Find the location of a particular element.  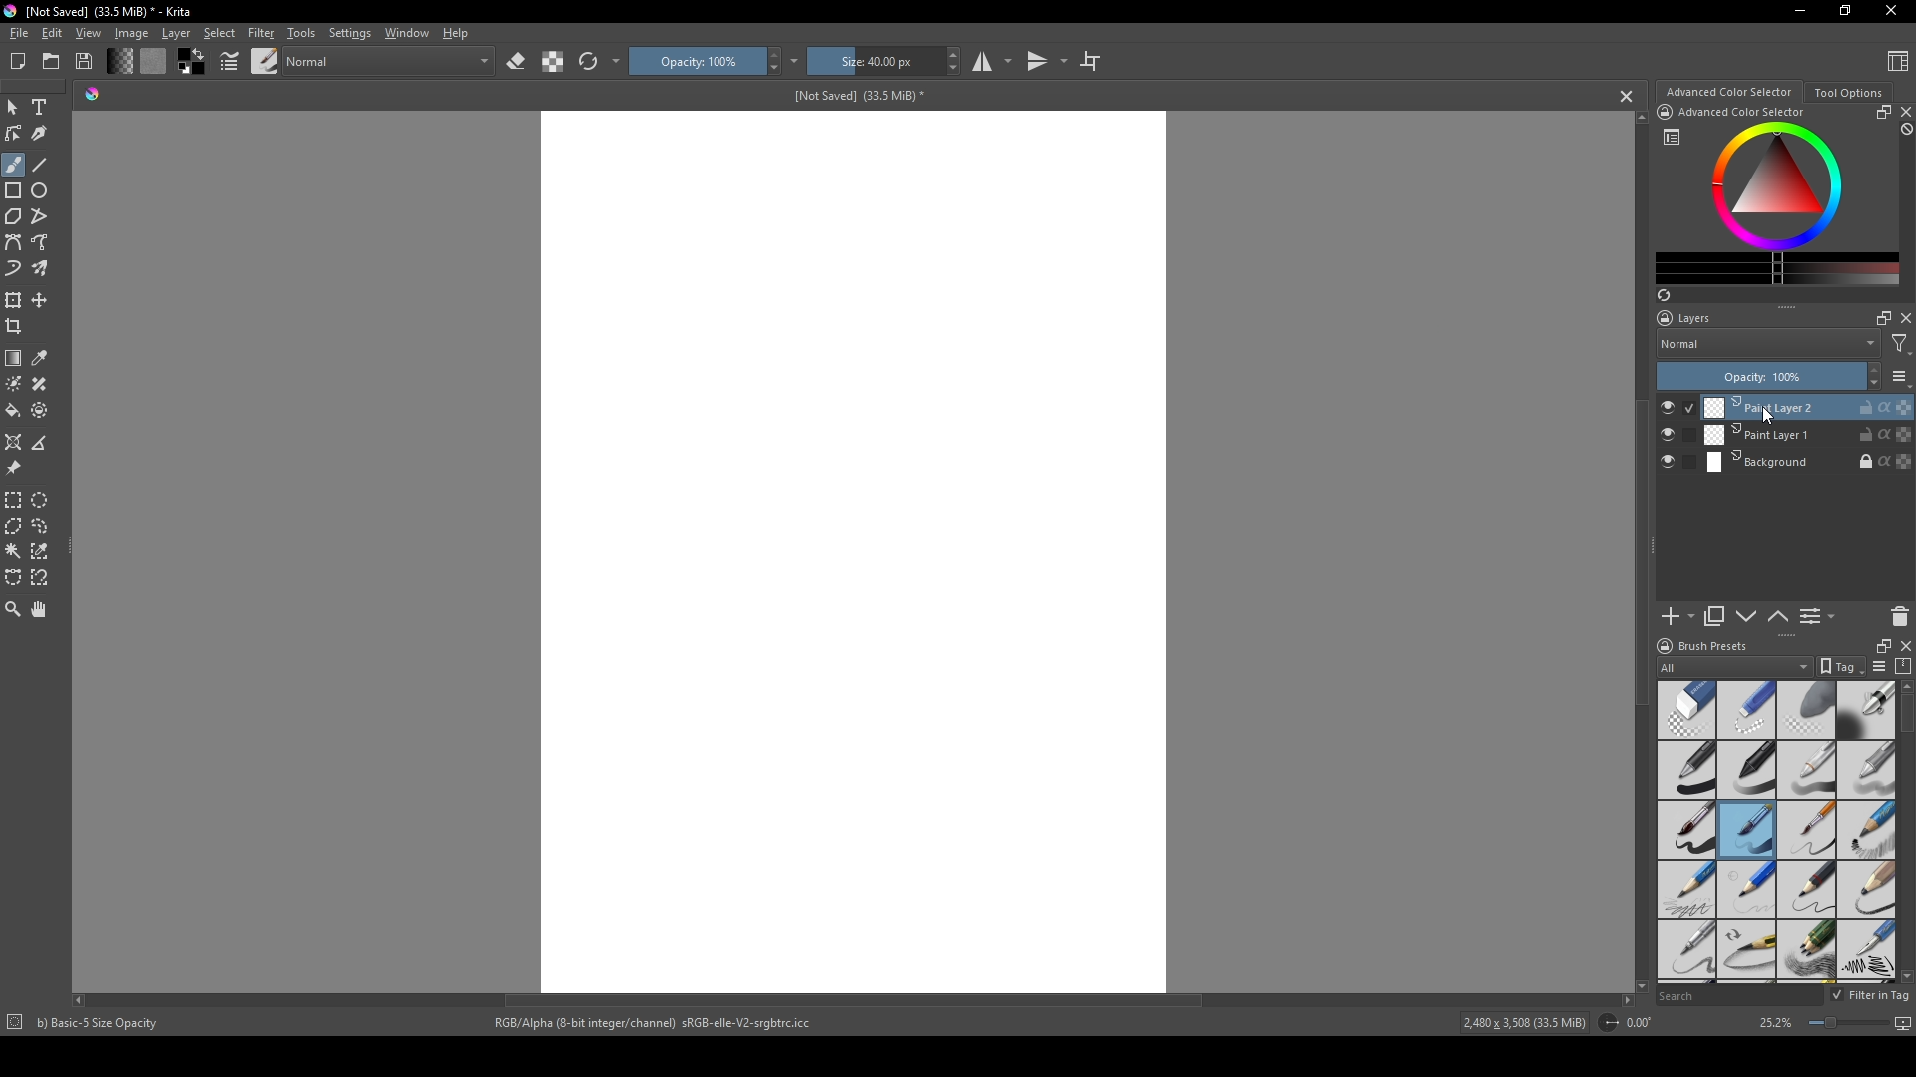

check button is located at coordinates (1676, 463).